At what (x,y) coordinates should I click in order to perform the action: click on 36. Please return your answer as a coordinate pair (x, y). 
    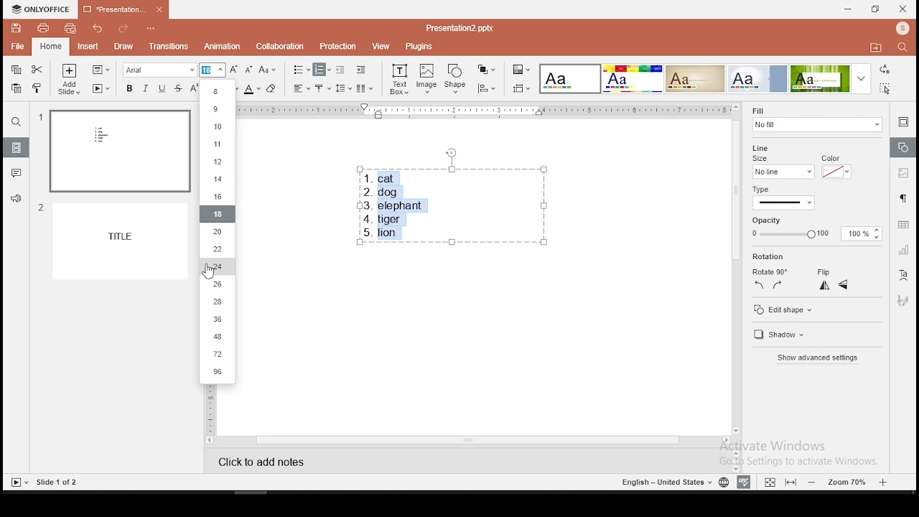
    Looking at the image, I should click on (217, 320).